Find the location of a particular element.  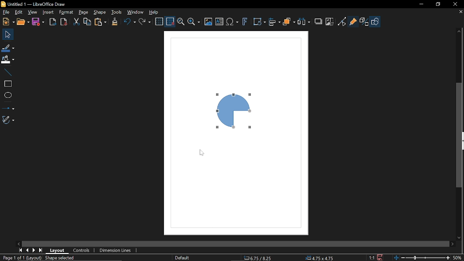

Help is located at coordinates (156, 12).